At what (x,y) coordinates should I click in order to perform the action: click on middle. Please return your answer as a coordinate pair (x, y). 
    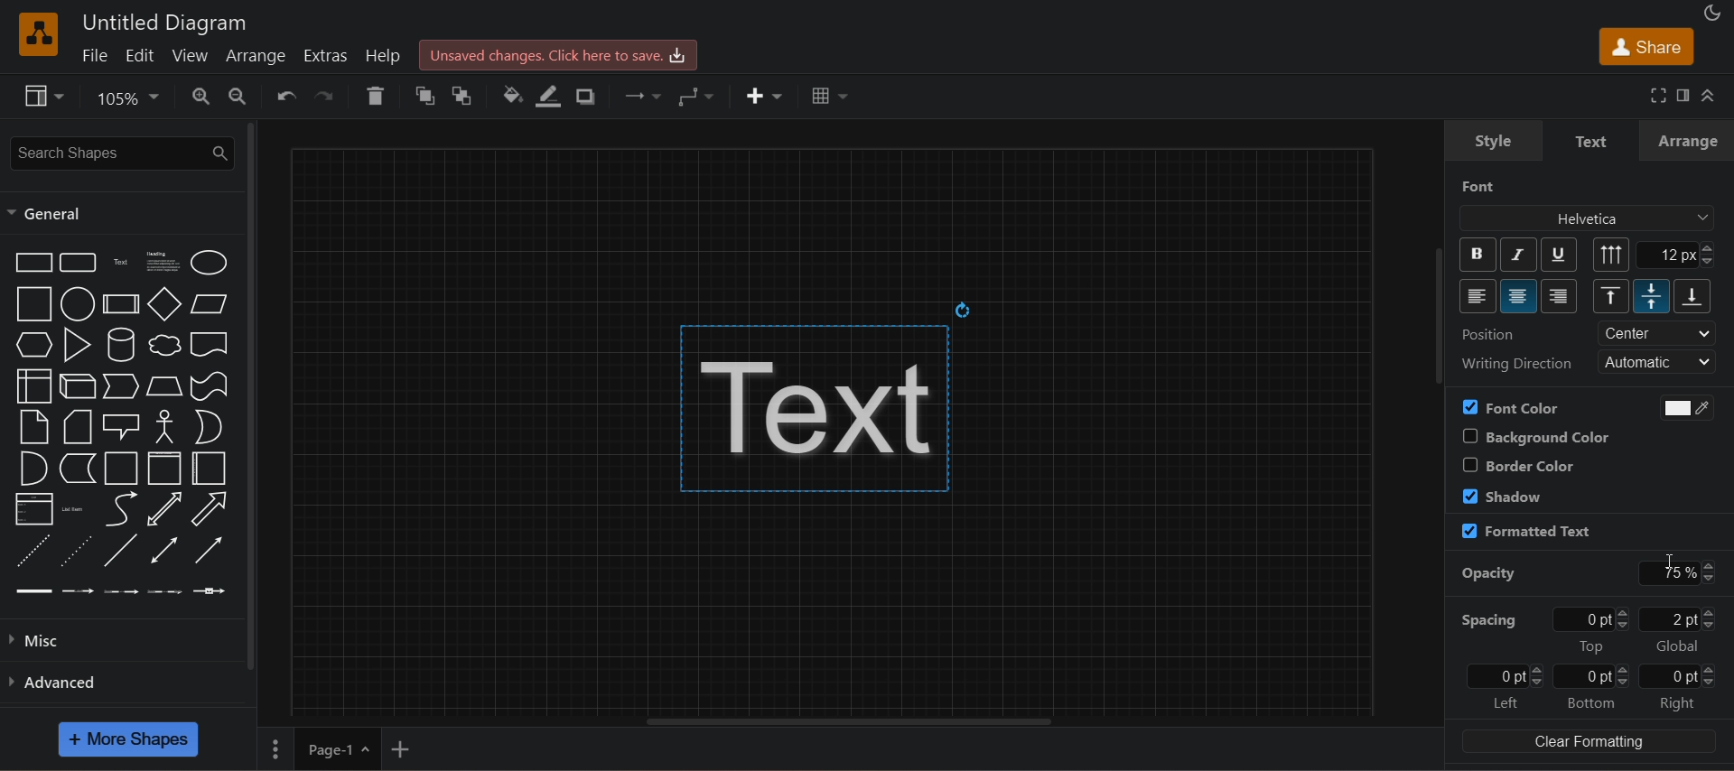
    Looking at the image, I should click on (1651, 296).